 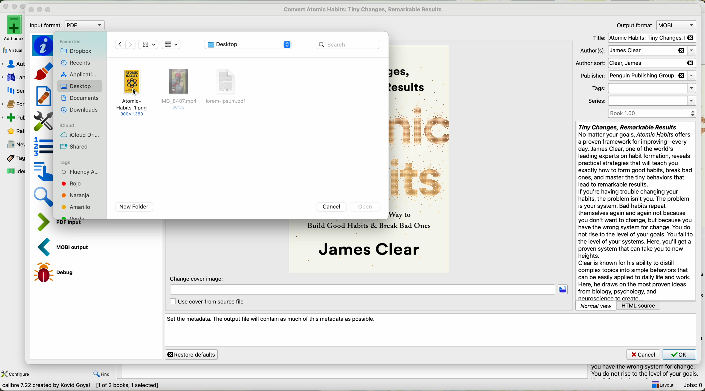 I want to click on find, so click(x=103, y=374).